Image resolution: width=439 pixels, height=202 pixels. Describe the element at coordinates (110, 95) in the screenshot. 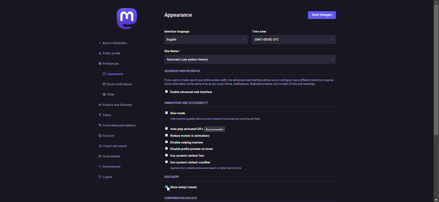

I see `other` at that location.